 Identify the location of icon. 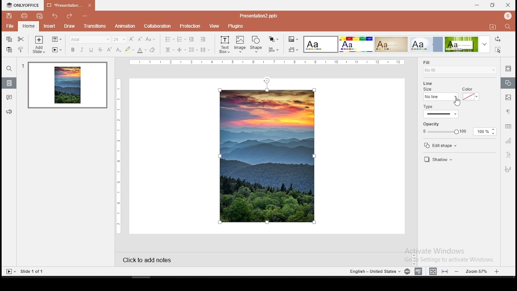
(22, 5).